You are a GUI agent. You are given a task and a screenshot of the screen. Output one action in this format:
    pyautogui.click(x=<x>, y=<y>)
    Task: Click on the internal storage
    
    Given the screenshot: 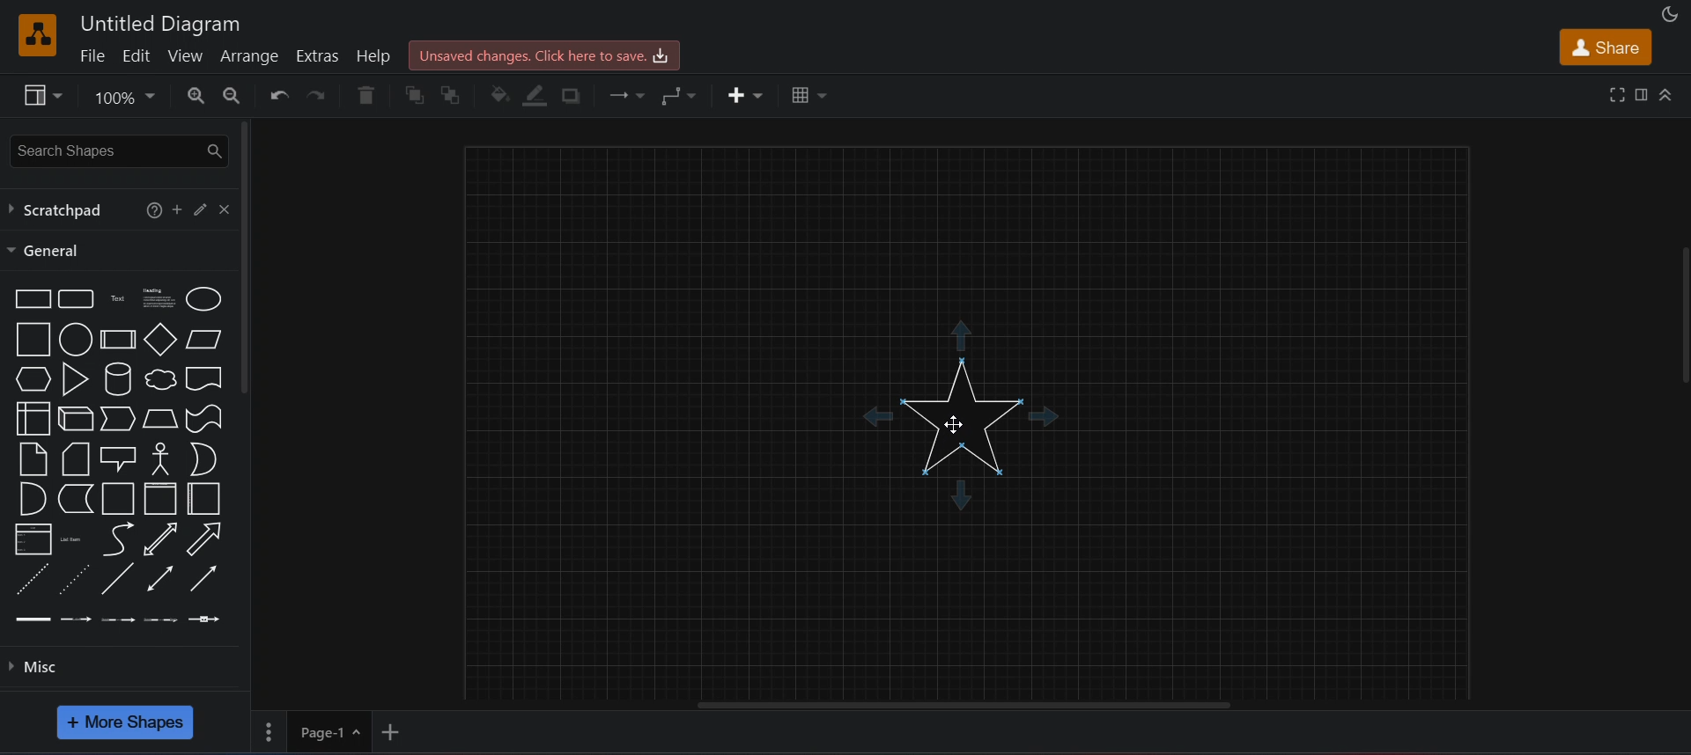 What is the action you would take?
    pyautogui.click(x=33, y=416)
    